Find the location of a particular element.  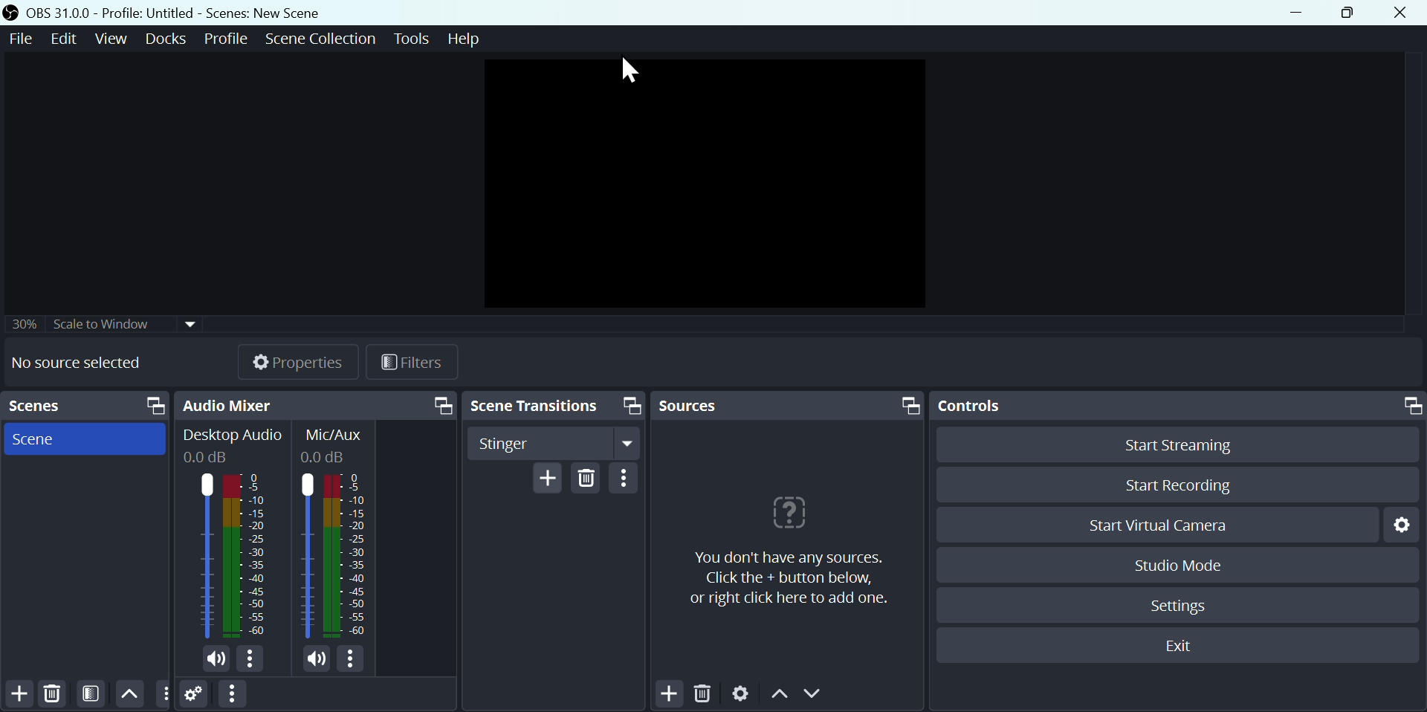

More options is located at coordinates (231, 695).